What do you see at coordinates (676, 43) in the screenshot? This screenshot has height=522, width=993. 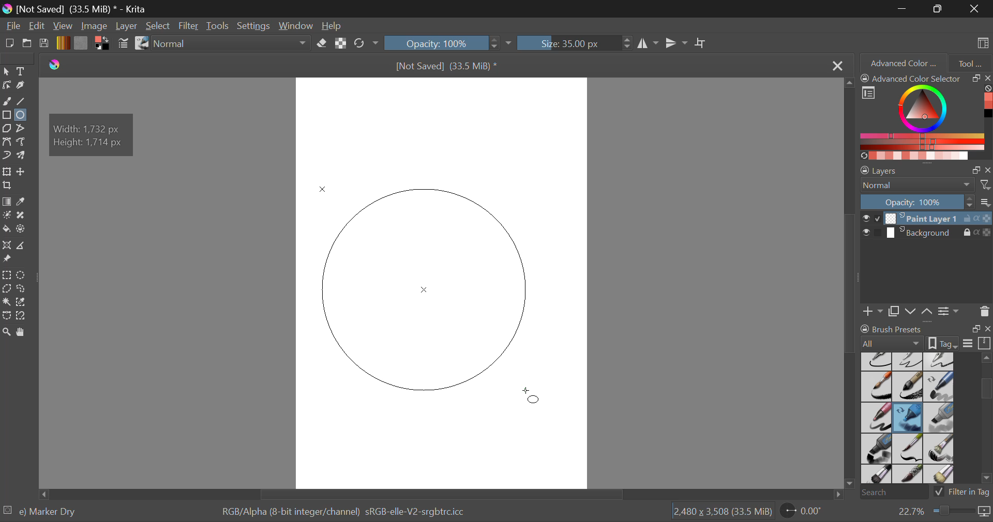 I see `Vertical Mirror Tool` at bounding box center [676, 43].